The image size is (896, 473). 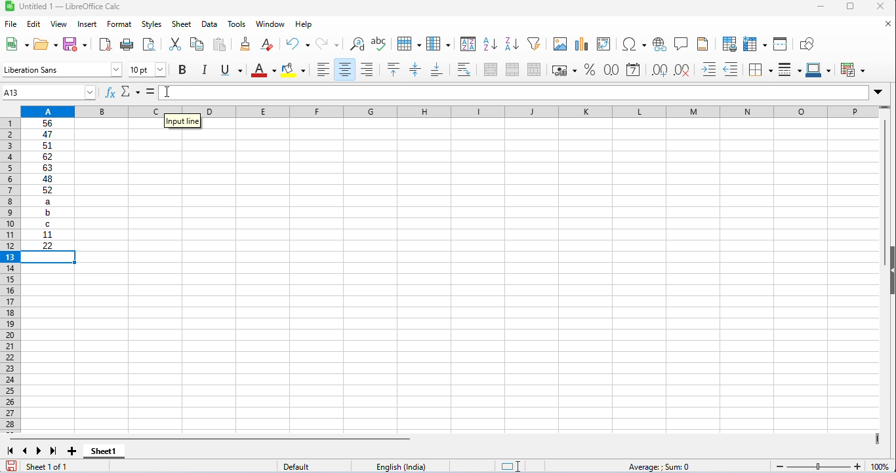 What do you see at coordinates (886, 23) in the screenshot?
I see `close` at bounding box center [886, 23].